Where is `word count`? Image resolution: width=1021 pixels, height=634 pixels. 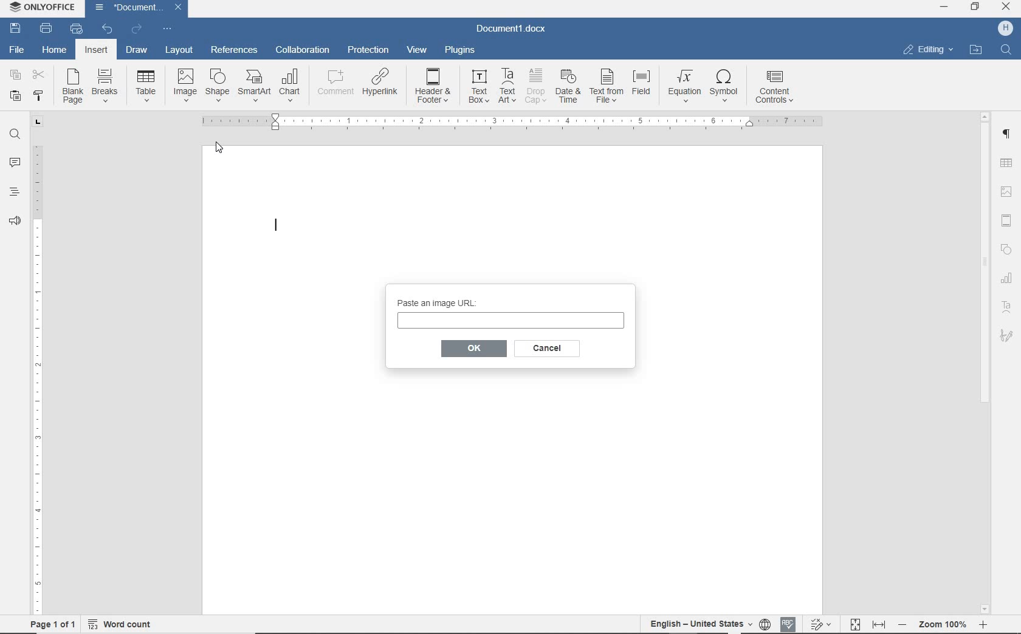 word count is located at coordinates (123, 625).